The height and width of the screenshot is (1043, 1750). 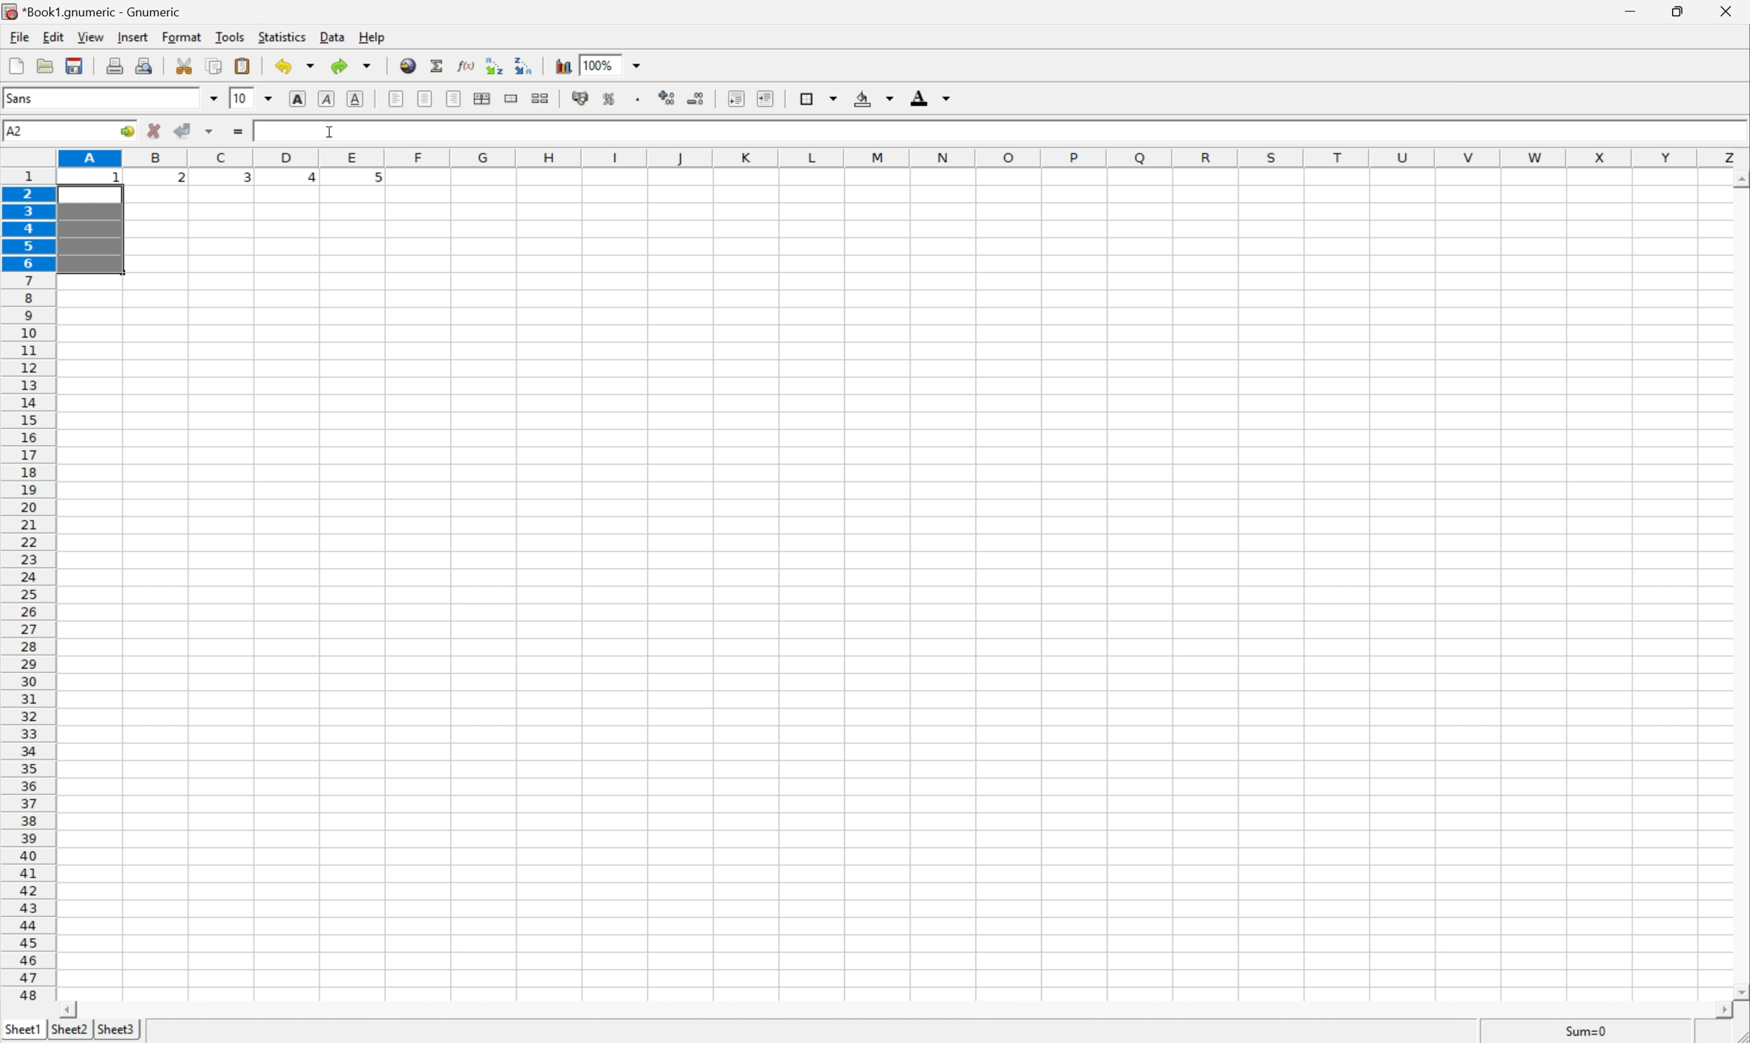 I want to click on data, so click(x=330, y=37).